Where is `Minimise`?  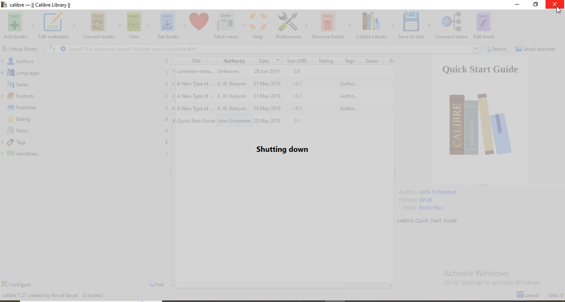 Minimise is located at coordinates (518, 4).